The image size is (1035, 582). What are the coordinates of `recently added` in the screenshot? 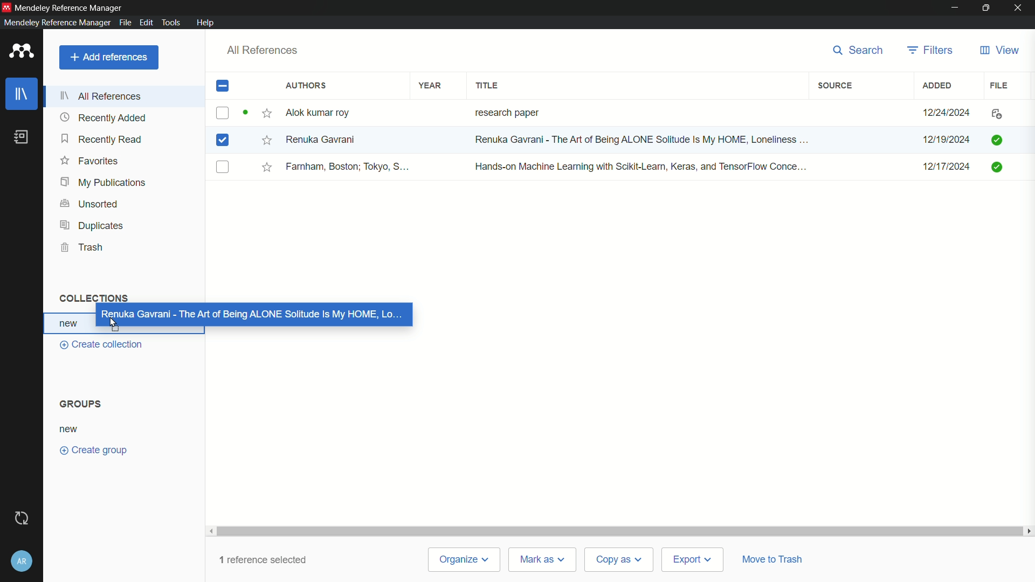 It's located at (103, 117).